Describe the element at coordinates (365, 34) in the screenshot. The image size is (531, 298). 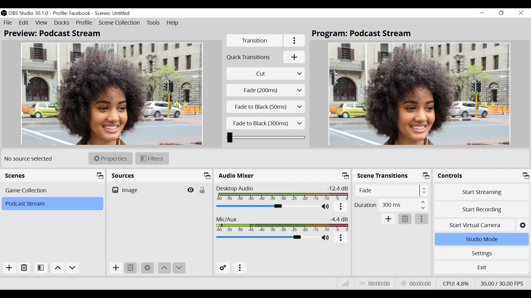
I see `Program: Scene` at that location.